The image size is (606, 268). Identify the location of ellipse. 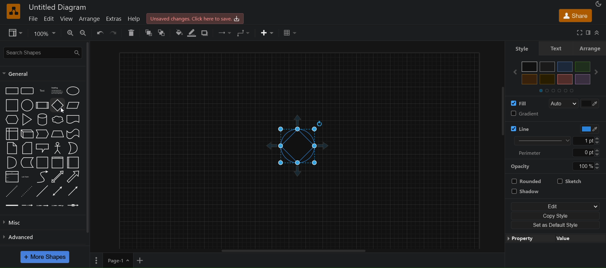
(74, 91).